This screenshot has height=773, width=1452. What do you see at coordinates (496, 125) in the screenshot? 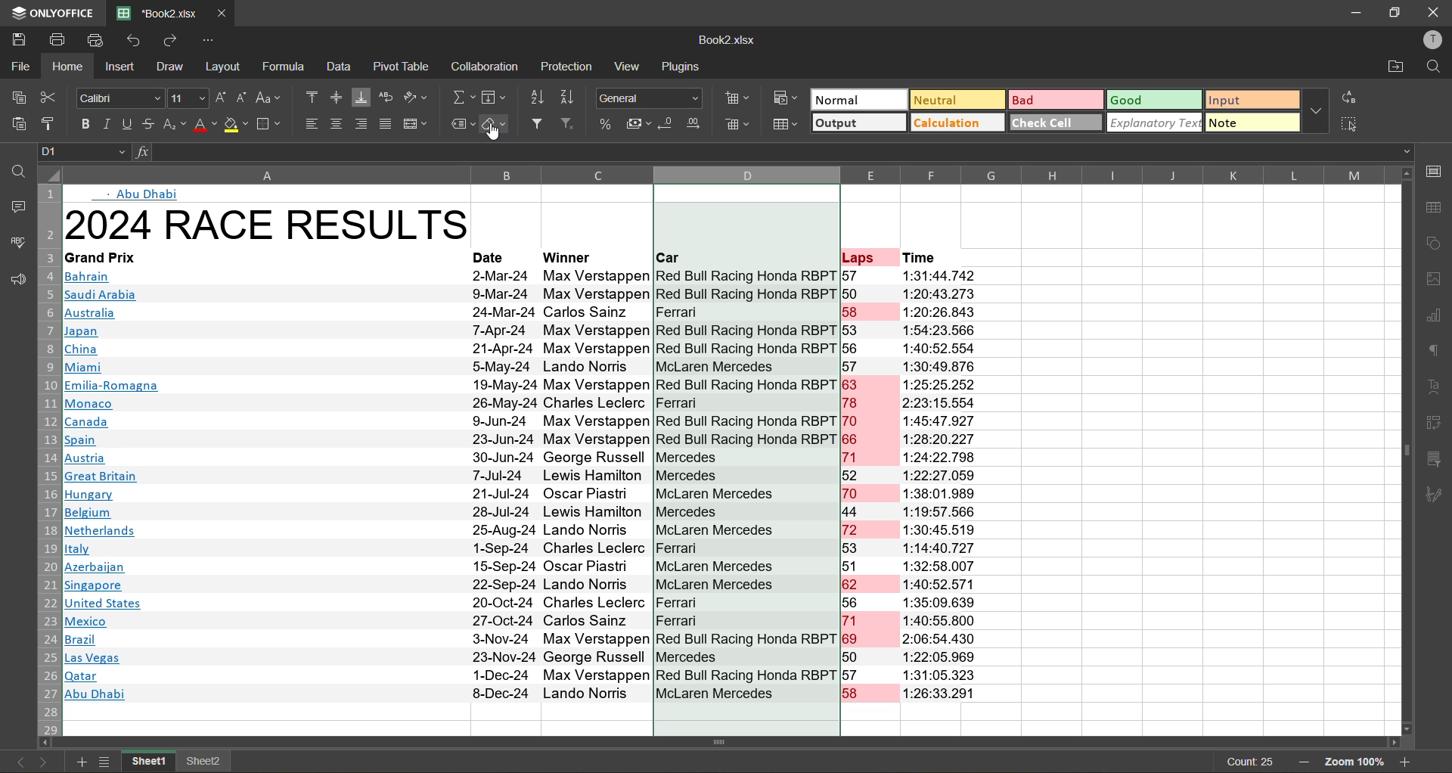
I see `clear` at bounding box center [496, 125].